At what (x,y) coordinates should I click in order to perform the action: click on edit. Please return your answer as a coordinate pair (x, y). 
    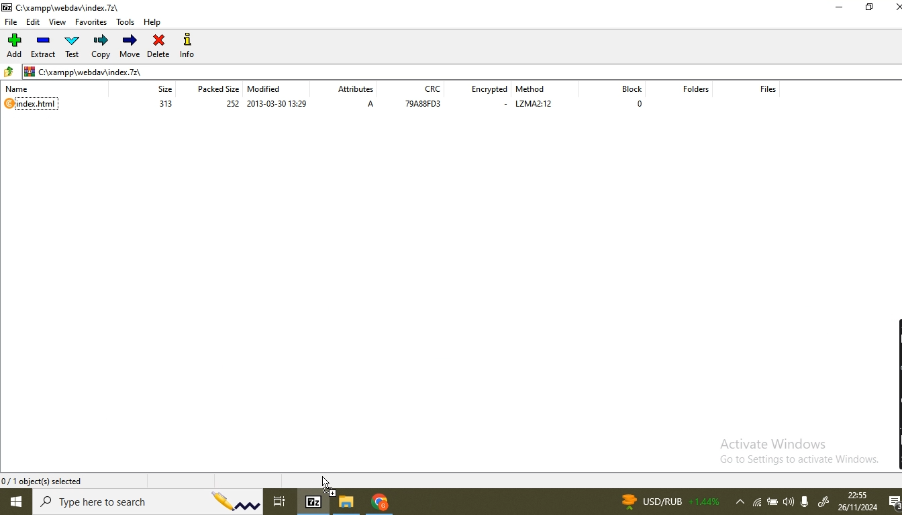
    Looking at the image, I should click on (36, 22).